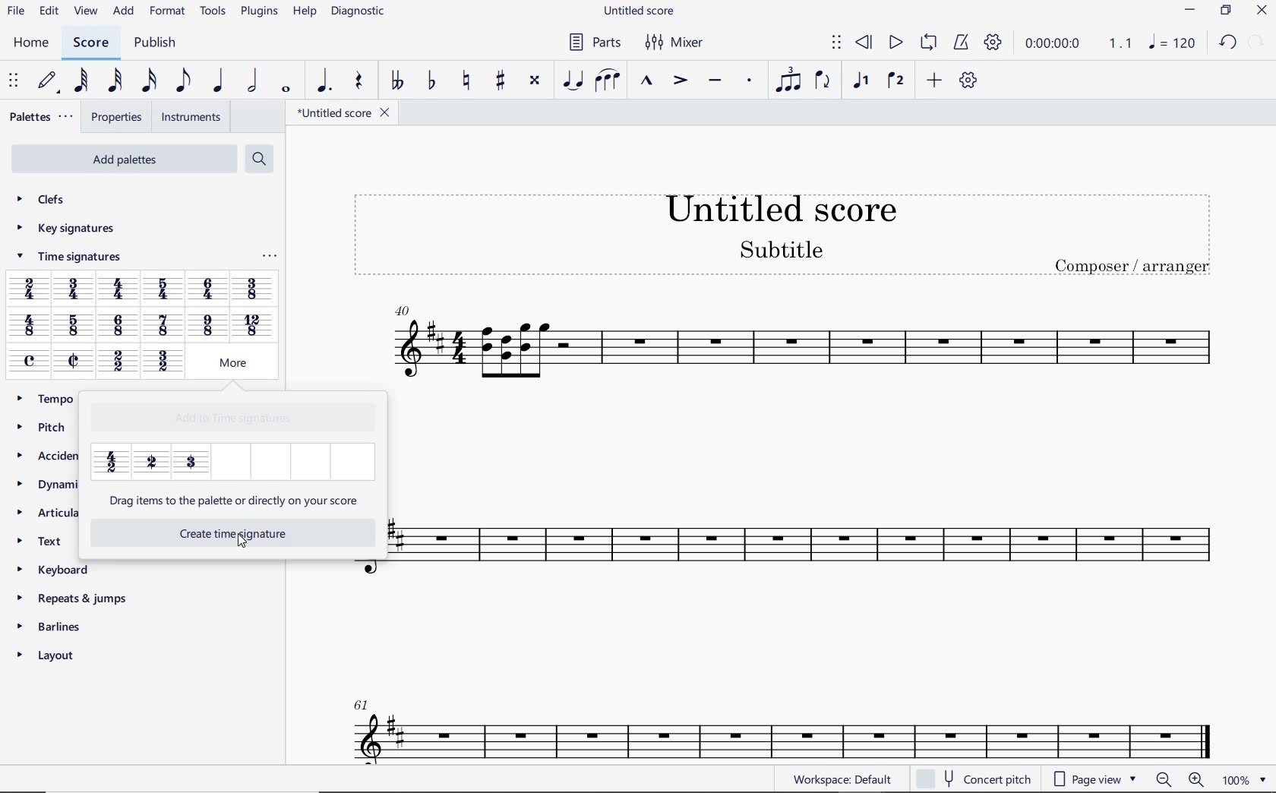 The height and width of the screenshot is (793, 1276). Describe the element at coordinates (158, 43) in the screenshot. I see `PUBLISH` at that location.